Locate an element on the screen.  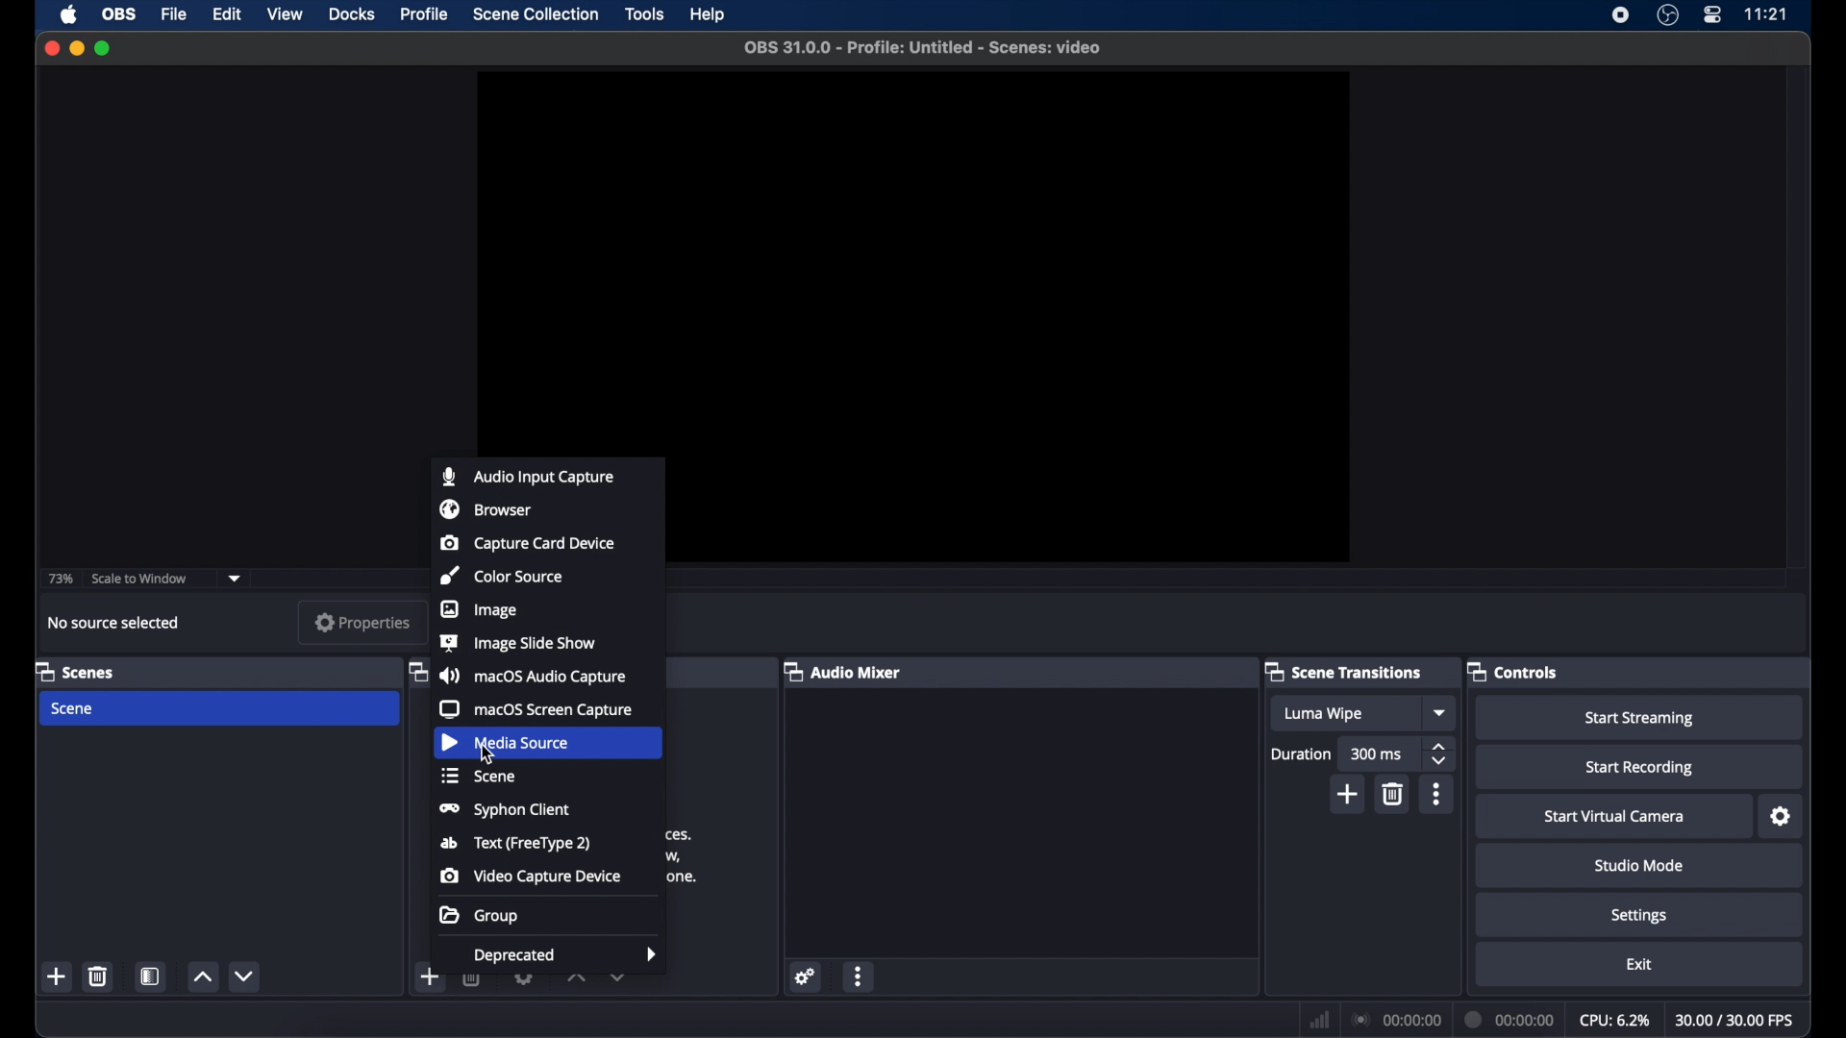
browser is located at coordinates (485, 508).